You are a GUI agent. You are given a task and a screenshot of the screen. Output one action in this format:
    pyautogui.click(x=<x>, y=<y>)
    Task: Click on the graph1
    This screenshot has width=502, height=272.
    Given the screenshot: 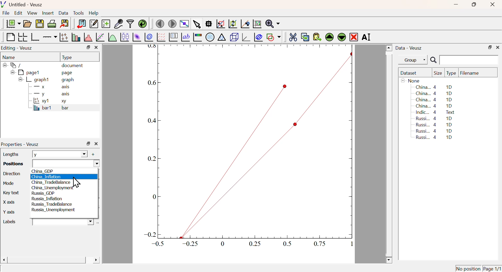 What is the action you would take?
    pyautogui.click(x=35, y=79)
    